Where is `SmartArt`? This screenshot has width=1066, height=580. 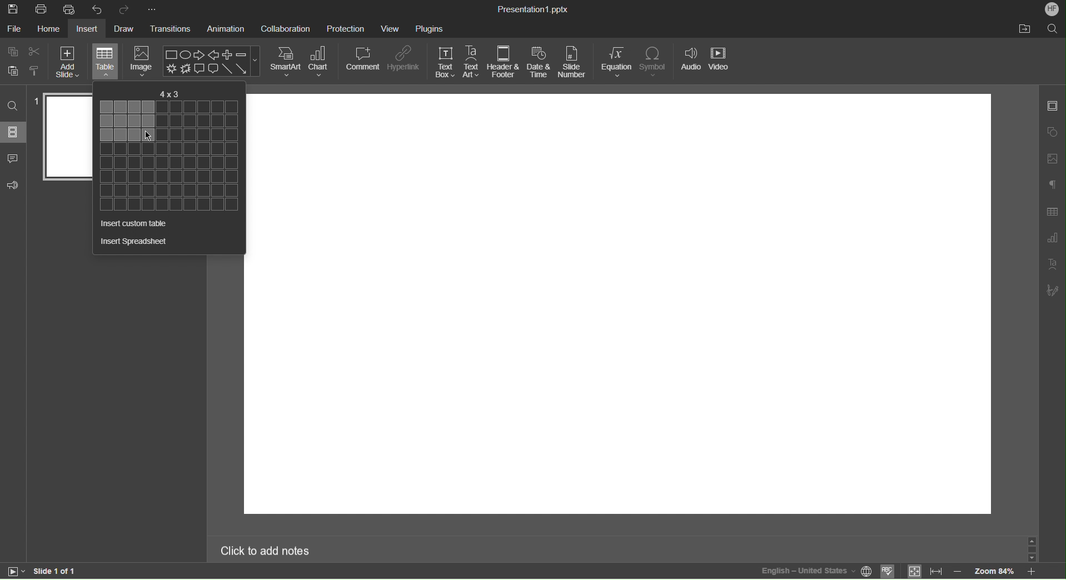 SmartArt is located at coordinates (286, 61).